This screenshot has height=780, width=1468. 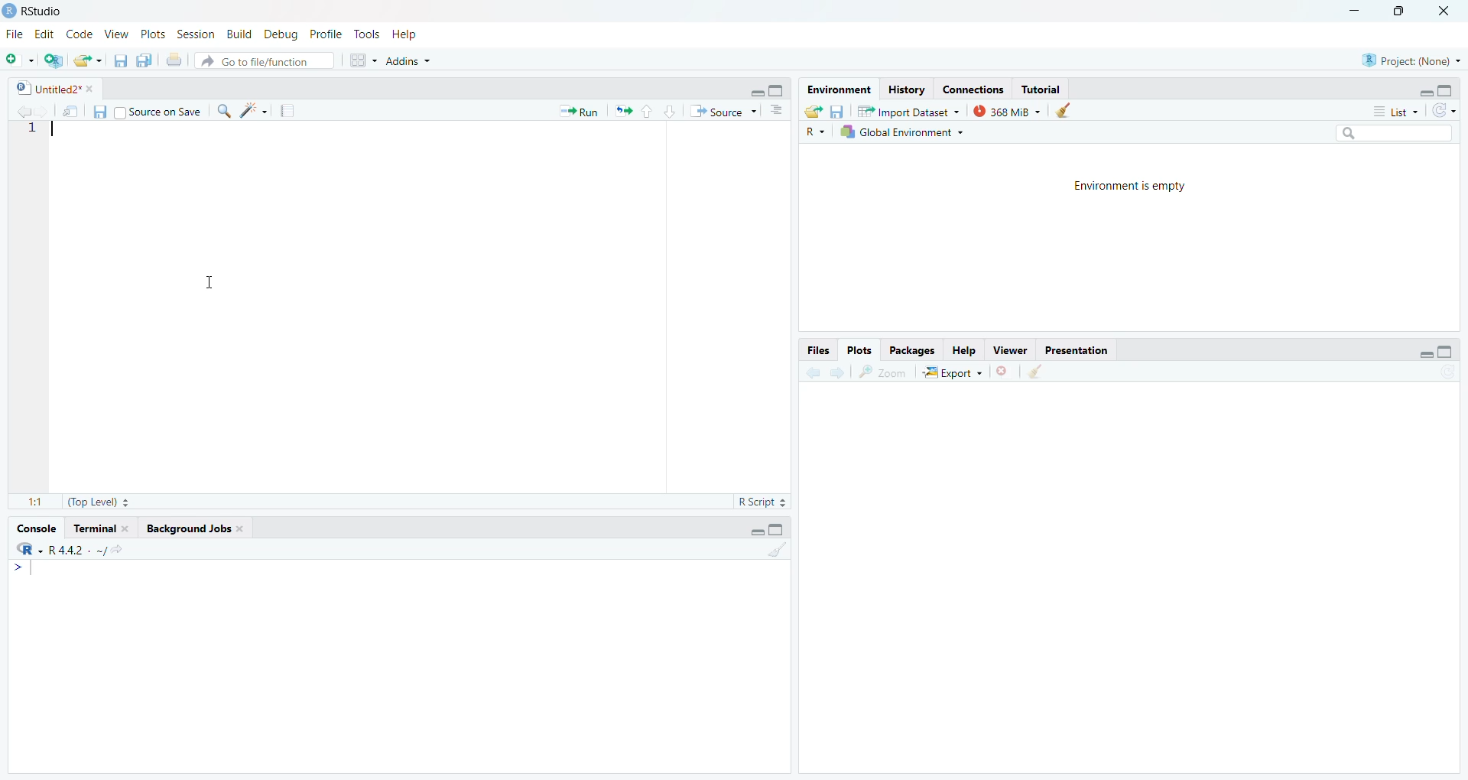 What do you see at coordinates (1036, 372) in the screenshot?
I see `clear` at bounding box center [1036, 372].